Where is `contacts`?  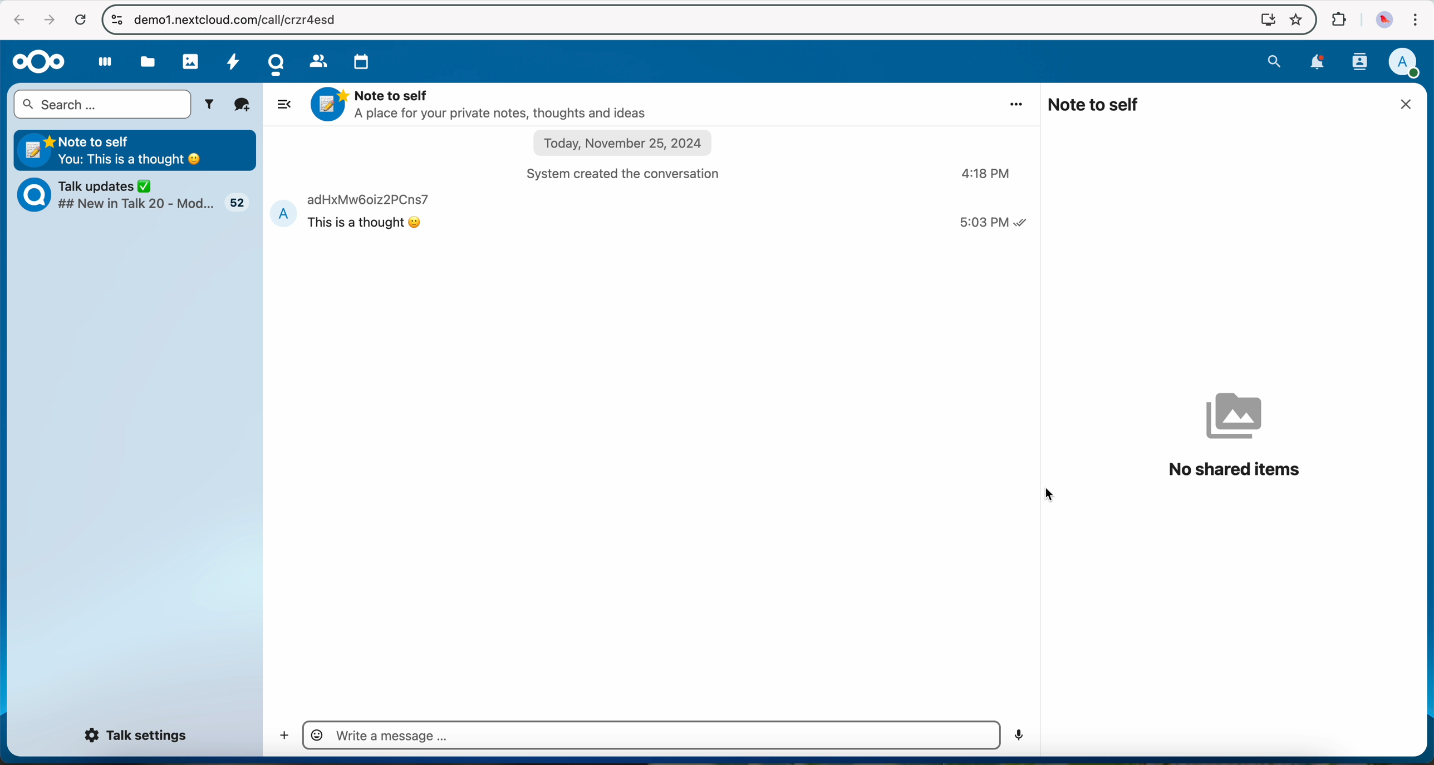 contacts is located at coordinates (1361, 63).